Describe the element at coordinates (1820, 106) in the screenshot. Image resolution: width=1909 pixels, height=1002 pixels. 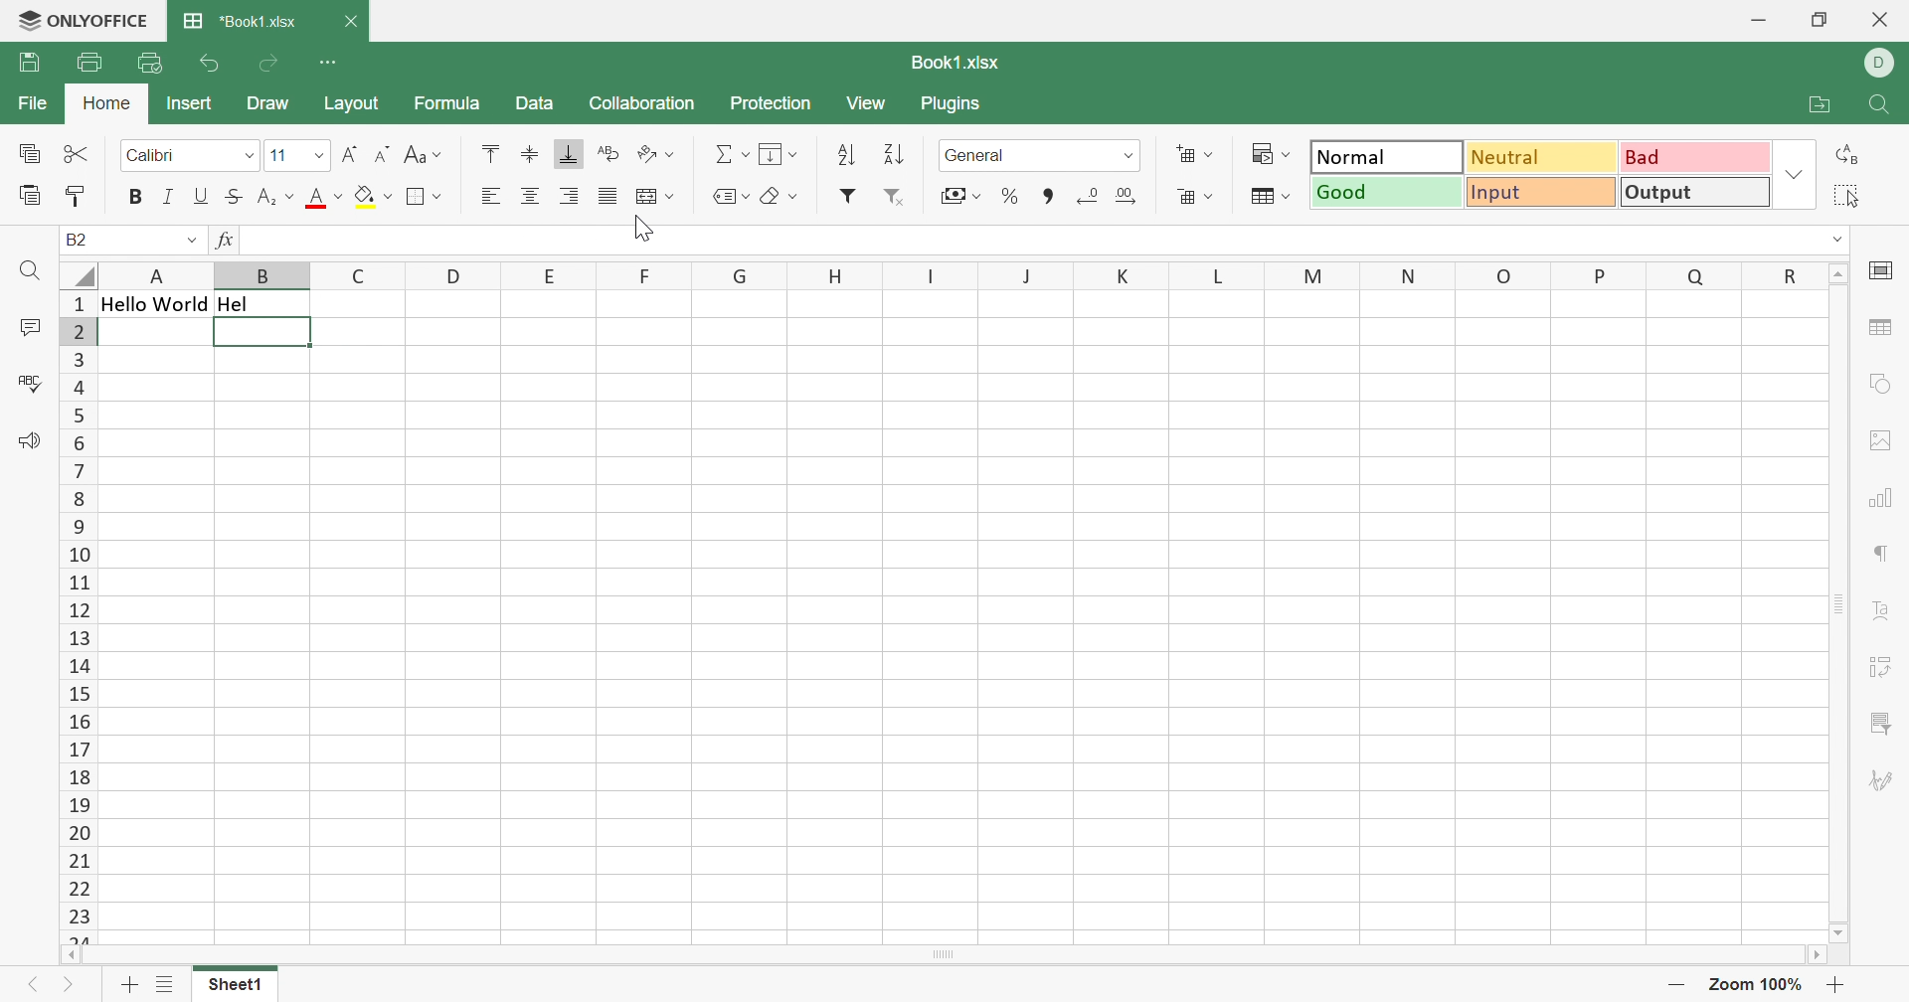
I see `Open file location` at that location.